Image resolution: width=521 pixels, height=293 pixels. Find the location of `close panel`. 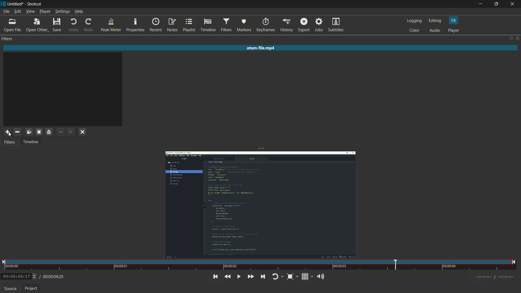

close panel is located at coordinates (517, 38).